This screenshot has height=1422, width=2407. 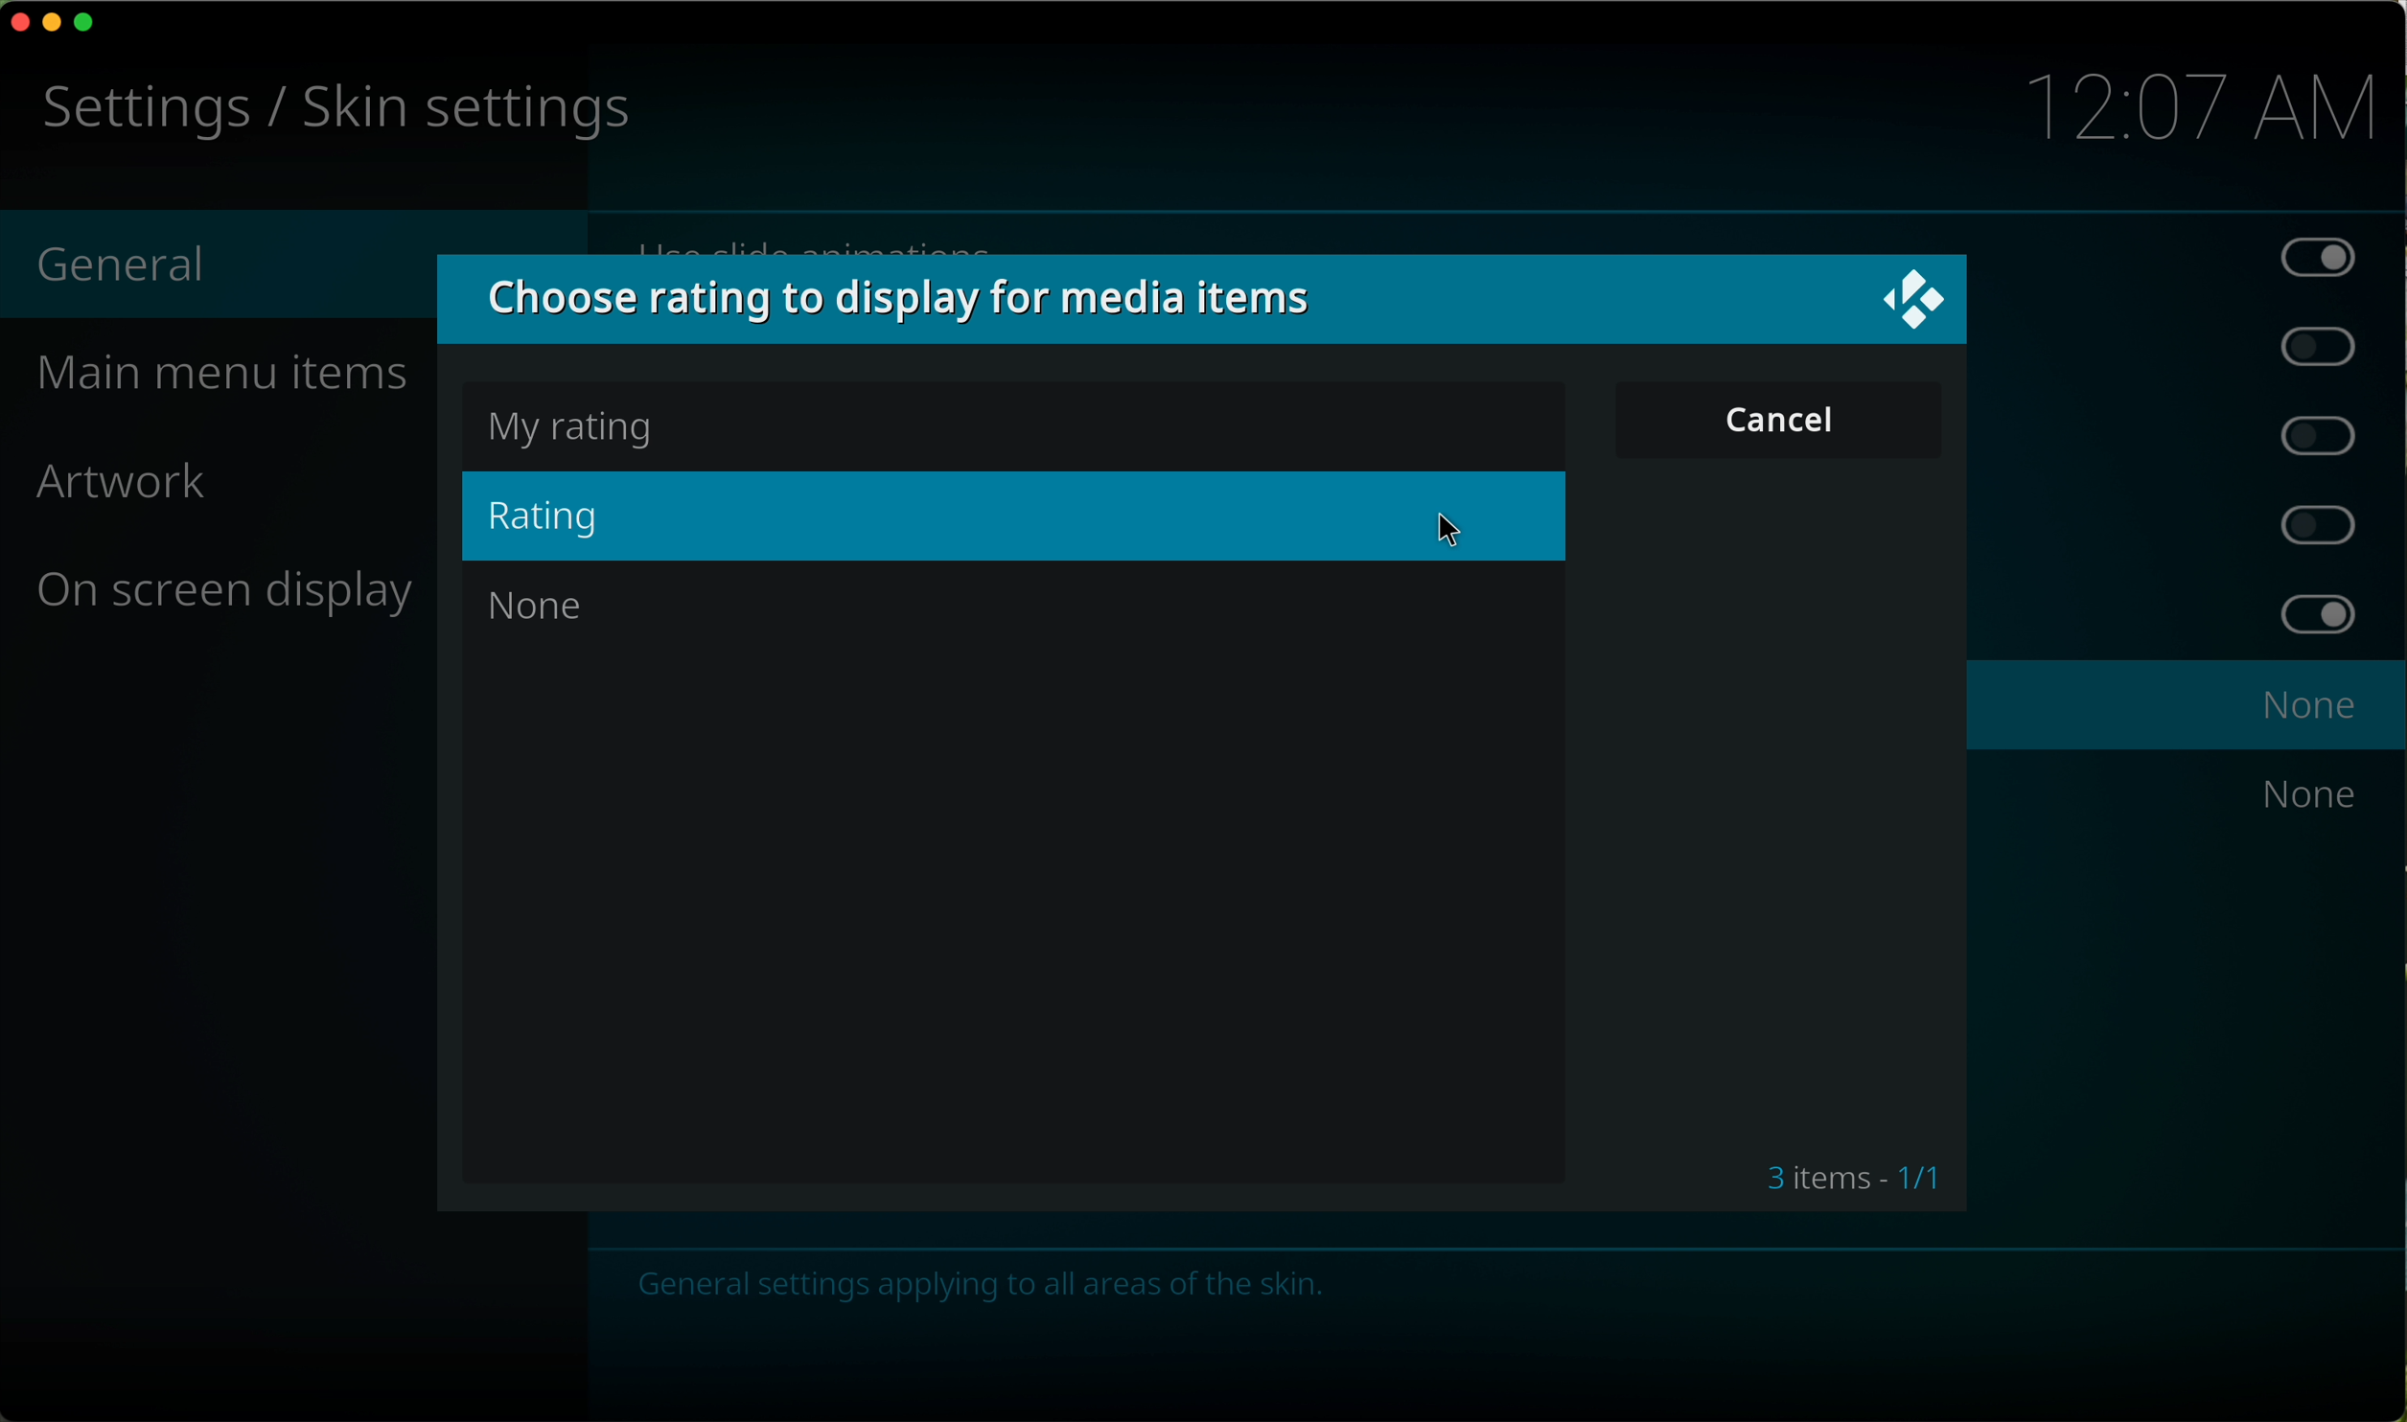 I want to click on Kodi, so click(x=1915, y=301).